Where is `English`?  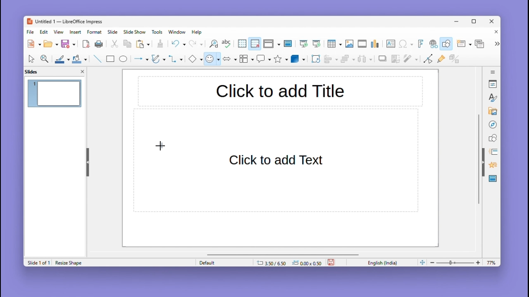
English is located at coordinates (384, 262).